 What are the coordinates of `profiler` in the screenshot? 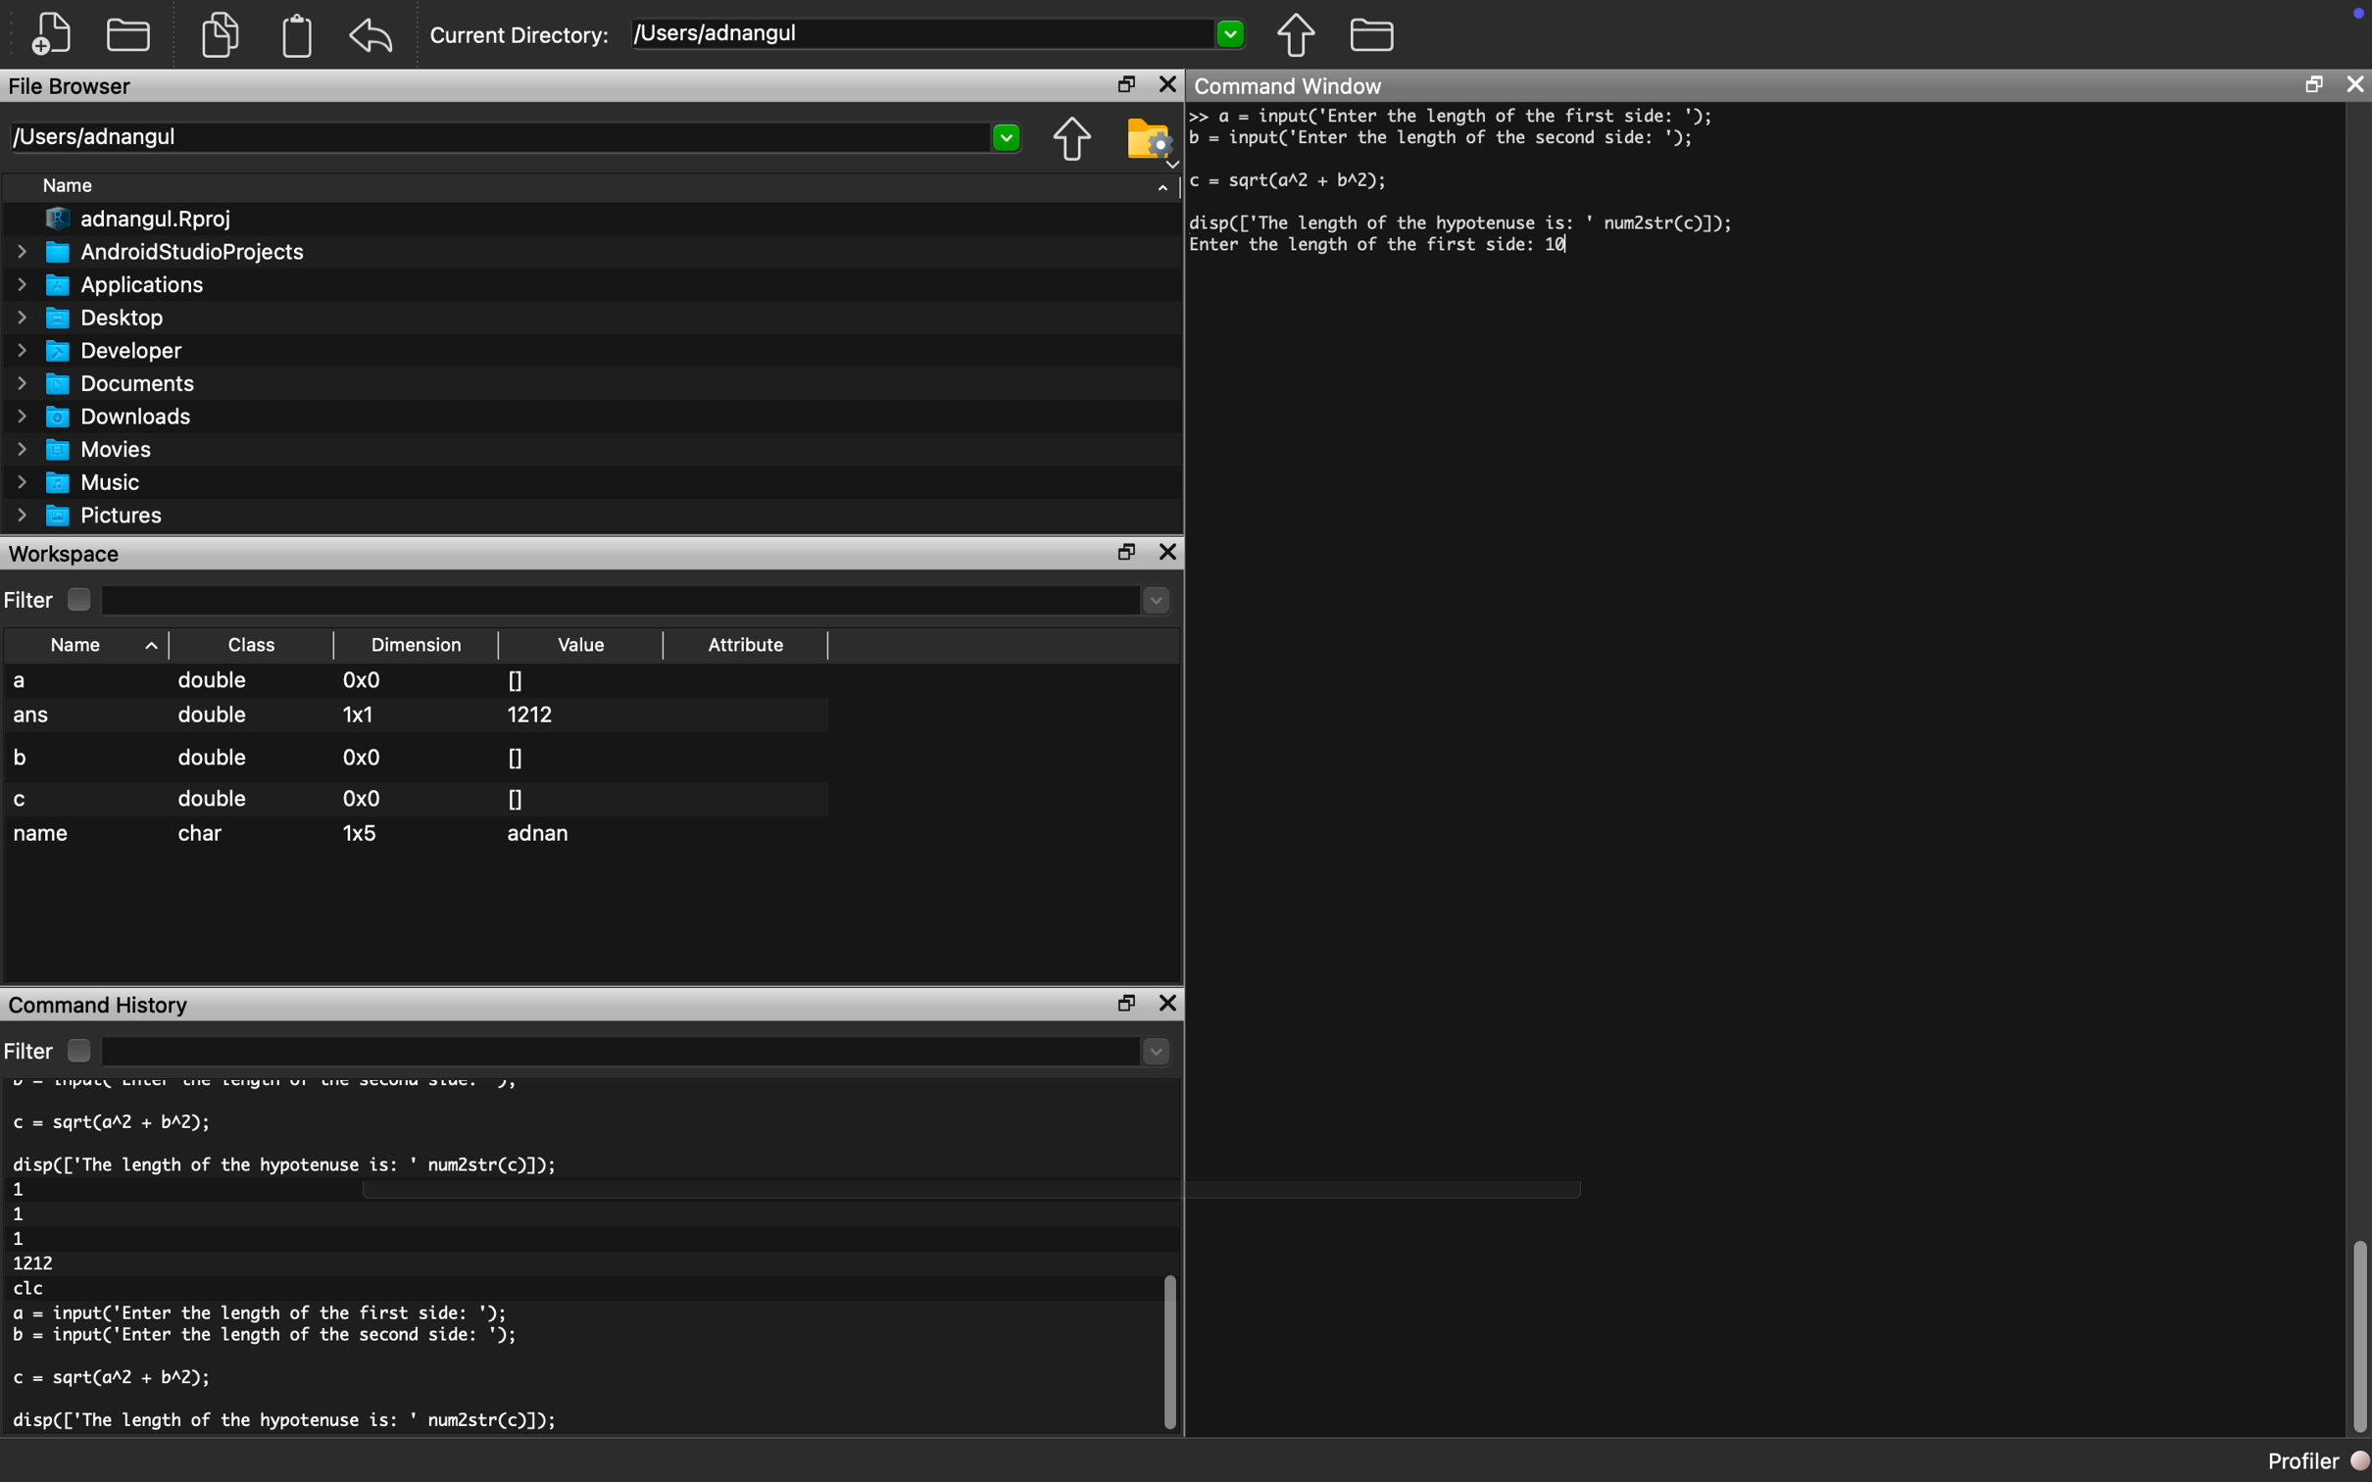 It's located at (2298, 1460).